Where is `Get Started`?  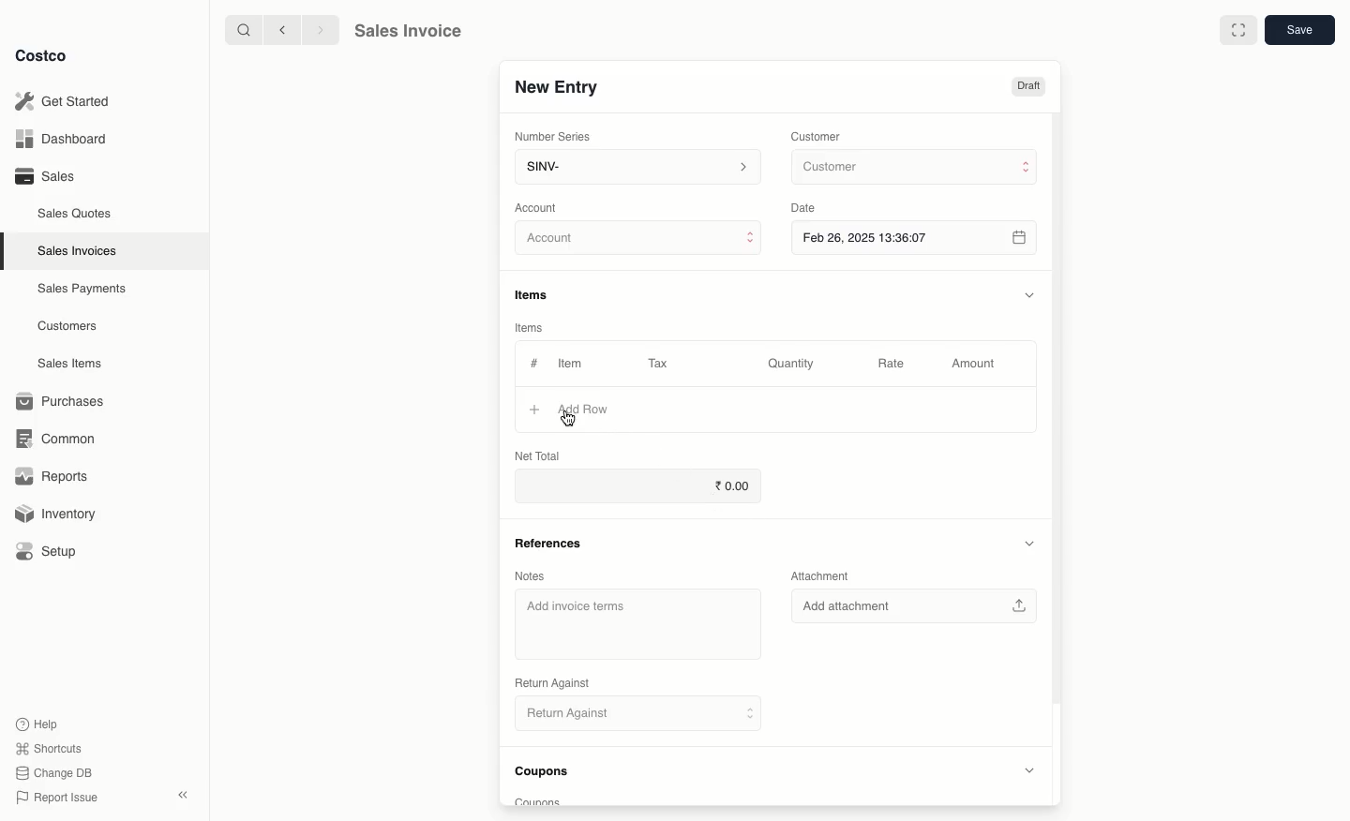 Get Started is located at coordinates (62, 100).